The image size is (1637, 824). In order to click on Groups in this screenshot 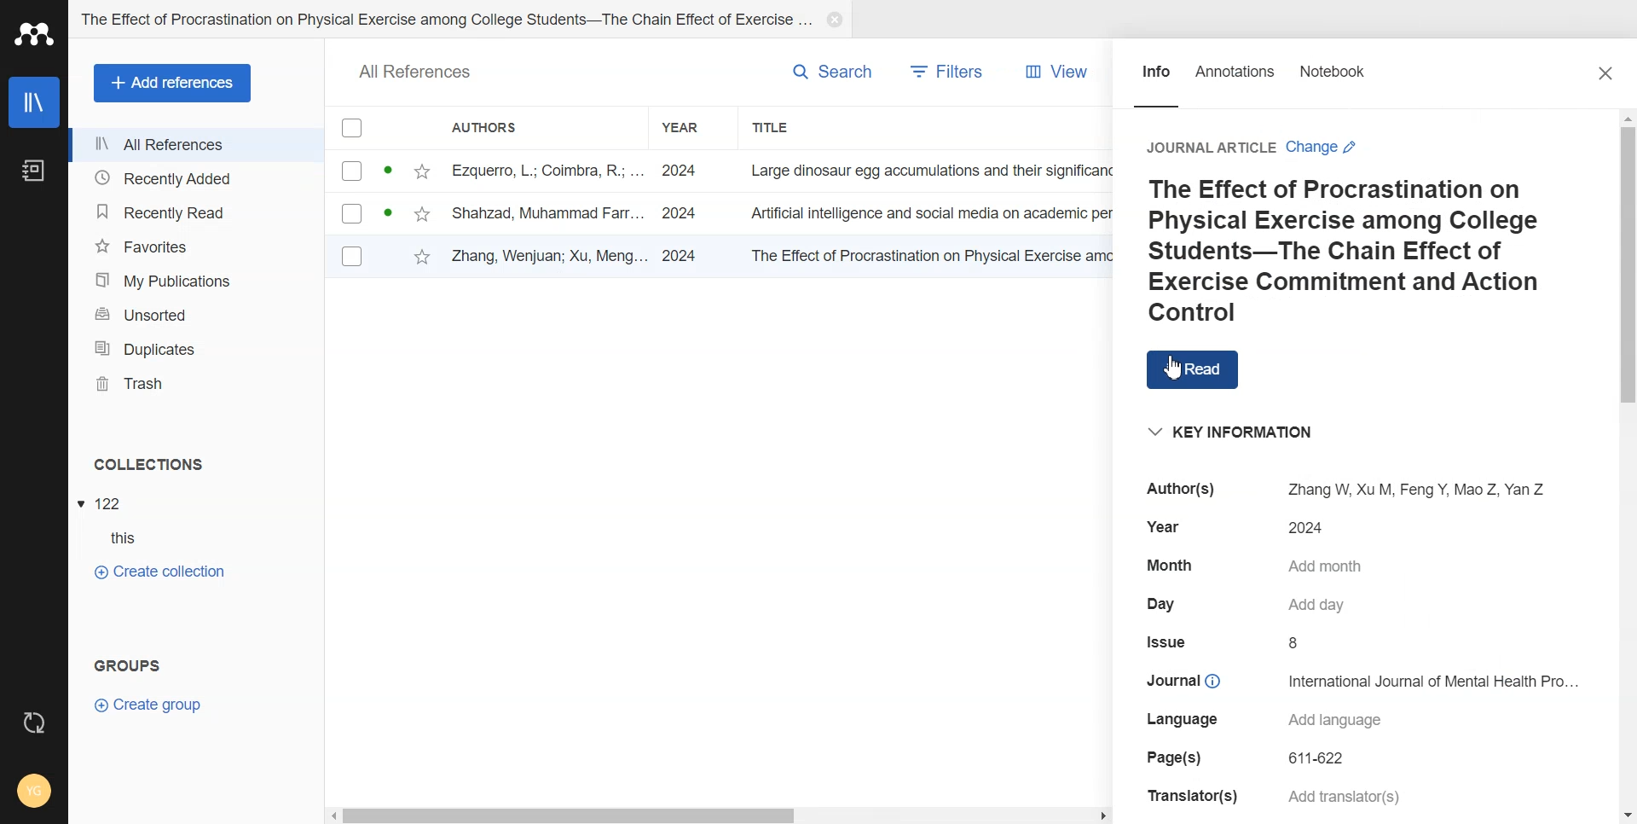, I will do `click(124, 664)`.